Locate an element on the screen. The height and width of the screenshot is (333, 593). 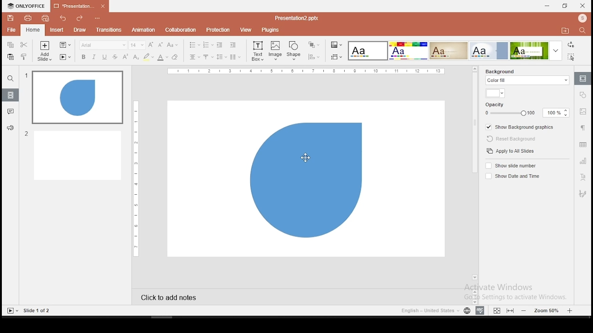
eraser tool is located at coordinates (175, 57).